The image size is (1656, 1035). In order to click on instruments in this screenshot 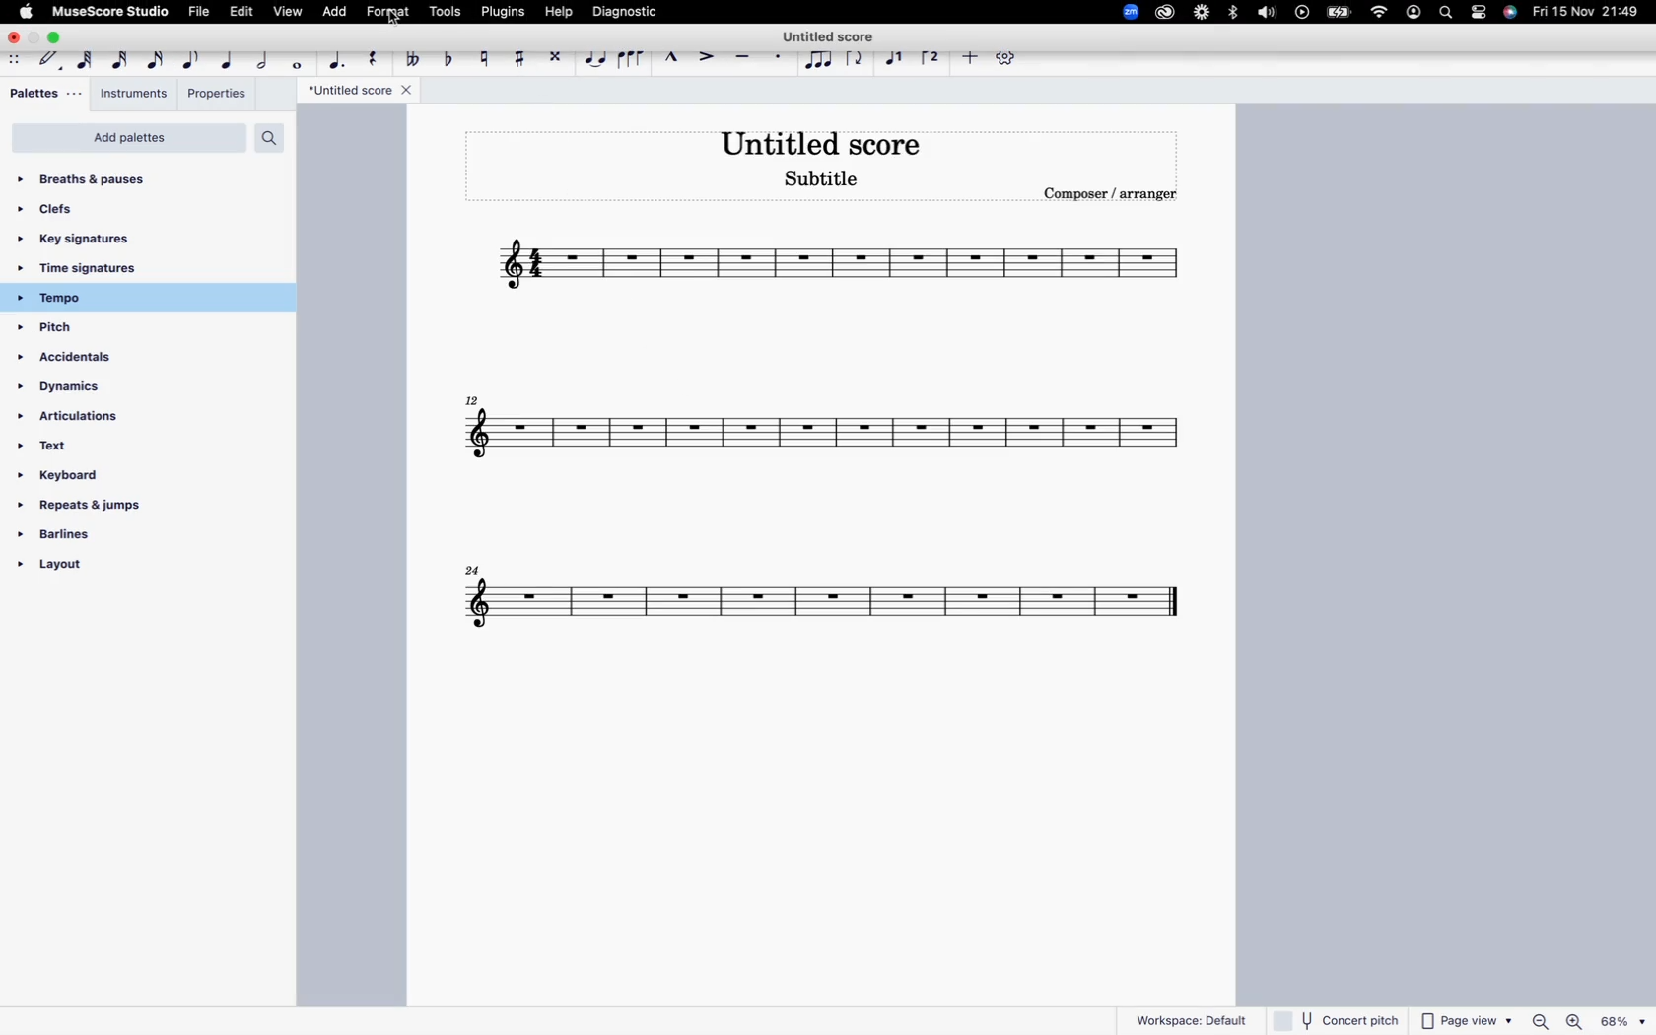, I will do `click(133, 93)`.